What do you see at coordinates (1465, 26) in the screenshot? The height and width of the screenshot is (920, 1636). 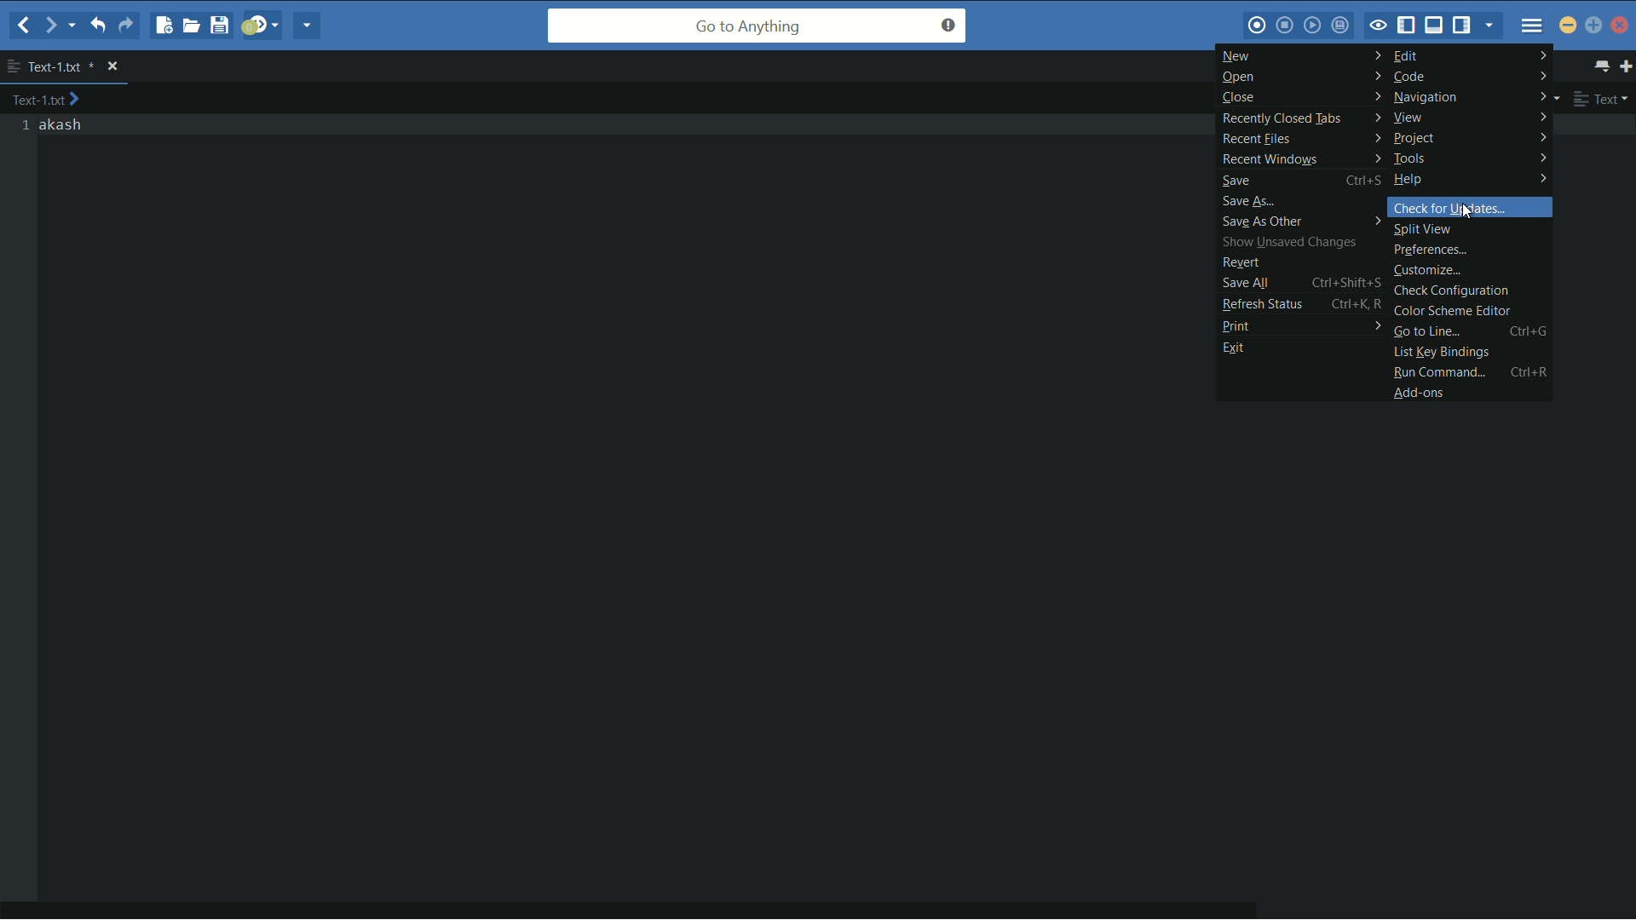 I see `show/hide right panel` at bounding box center [1465, 26].